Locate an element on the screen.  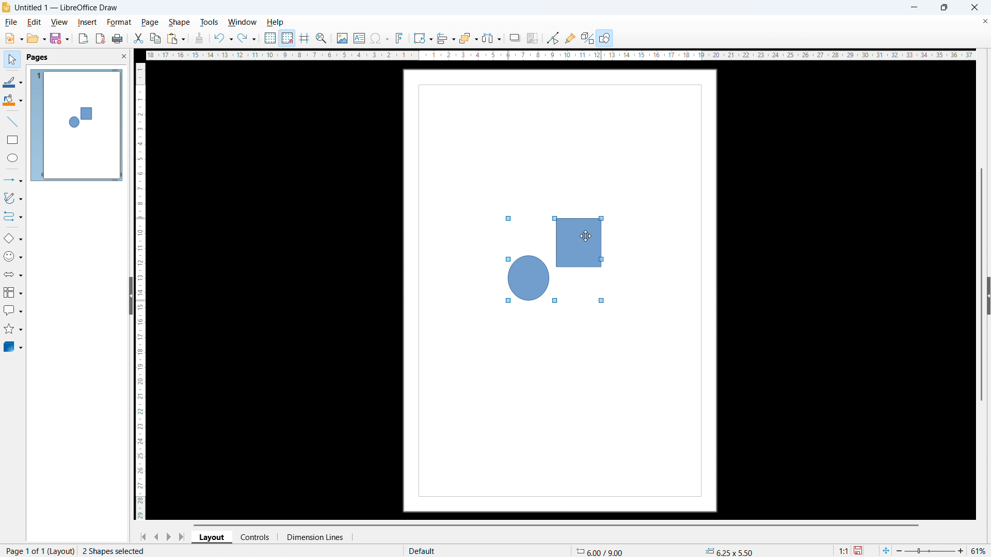
insert symbols is located at coordinates (379, 39).